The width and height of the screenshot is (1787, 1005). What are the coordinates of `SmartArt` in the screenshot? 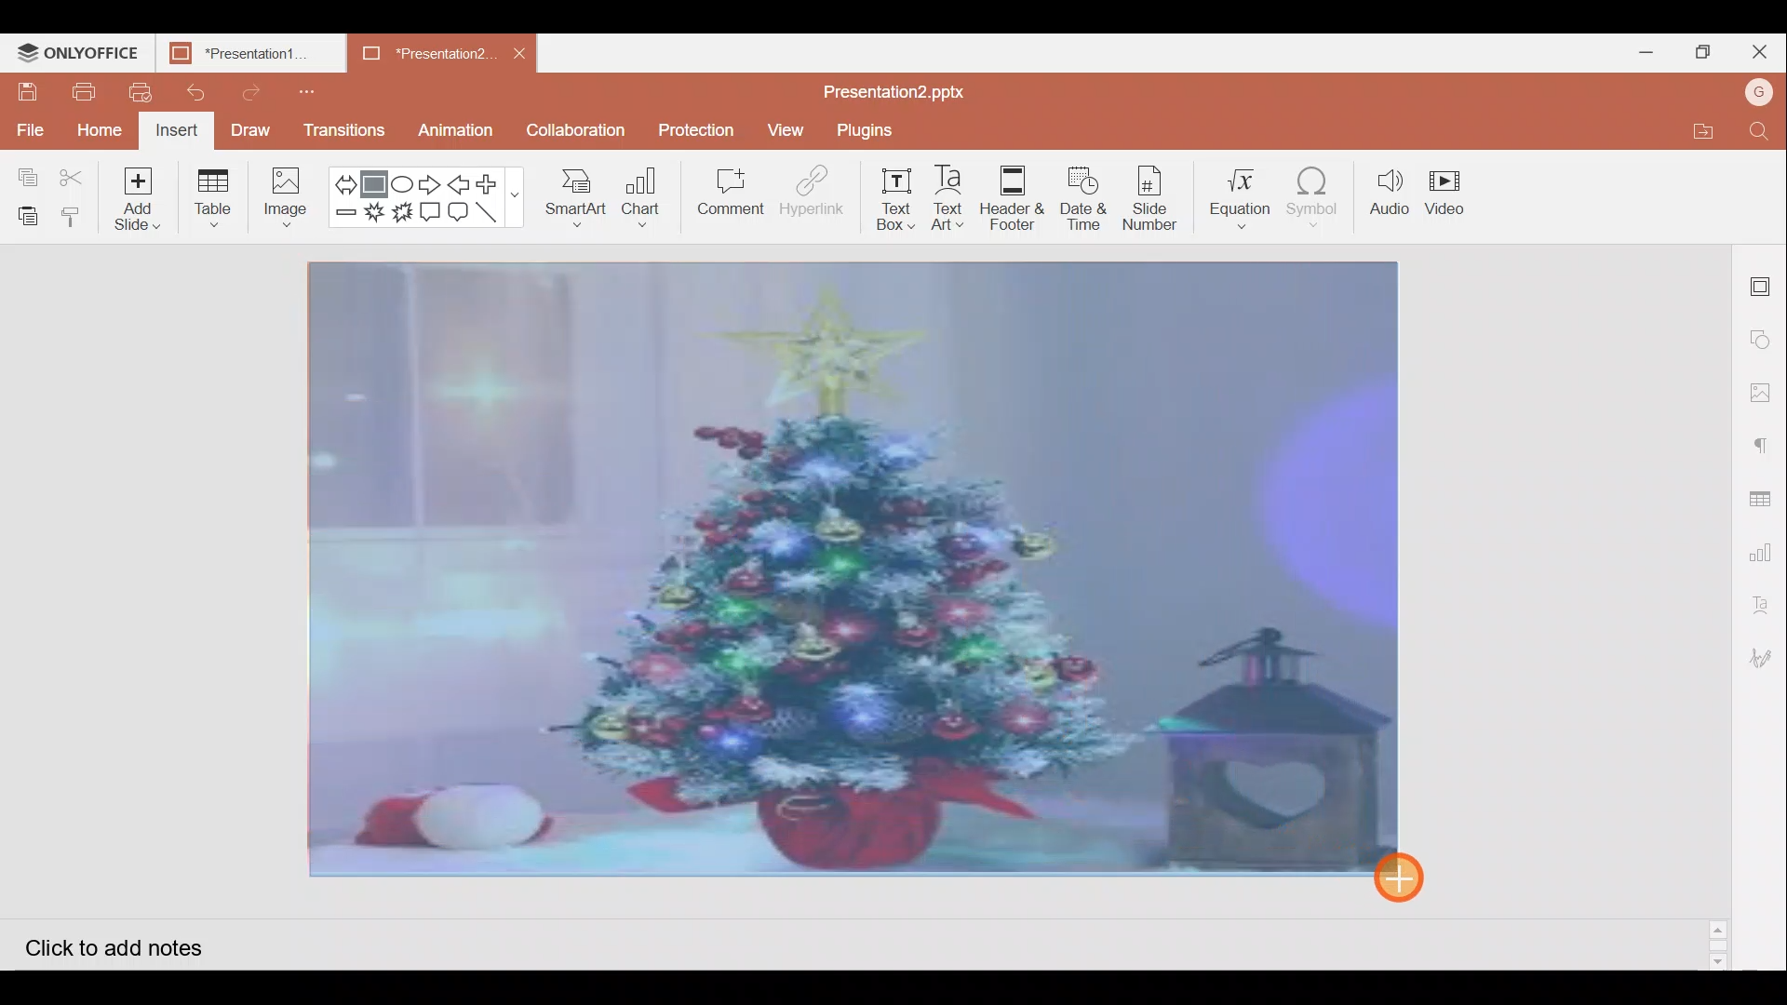 It's located at (574, 201).